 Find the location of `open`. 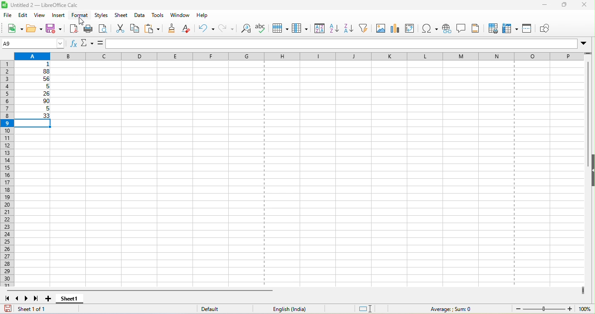

open is located at coordinates (35, 29).